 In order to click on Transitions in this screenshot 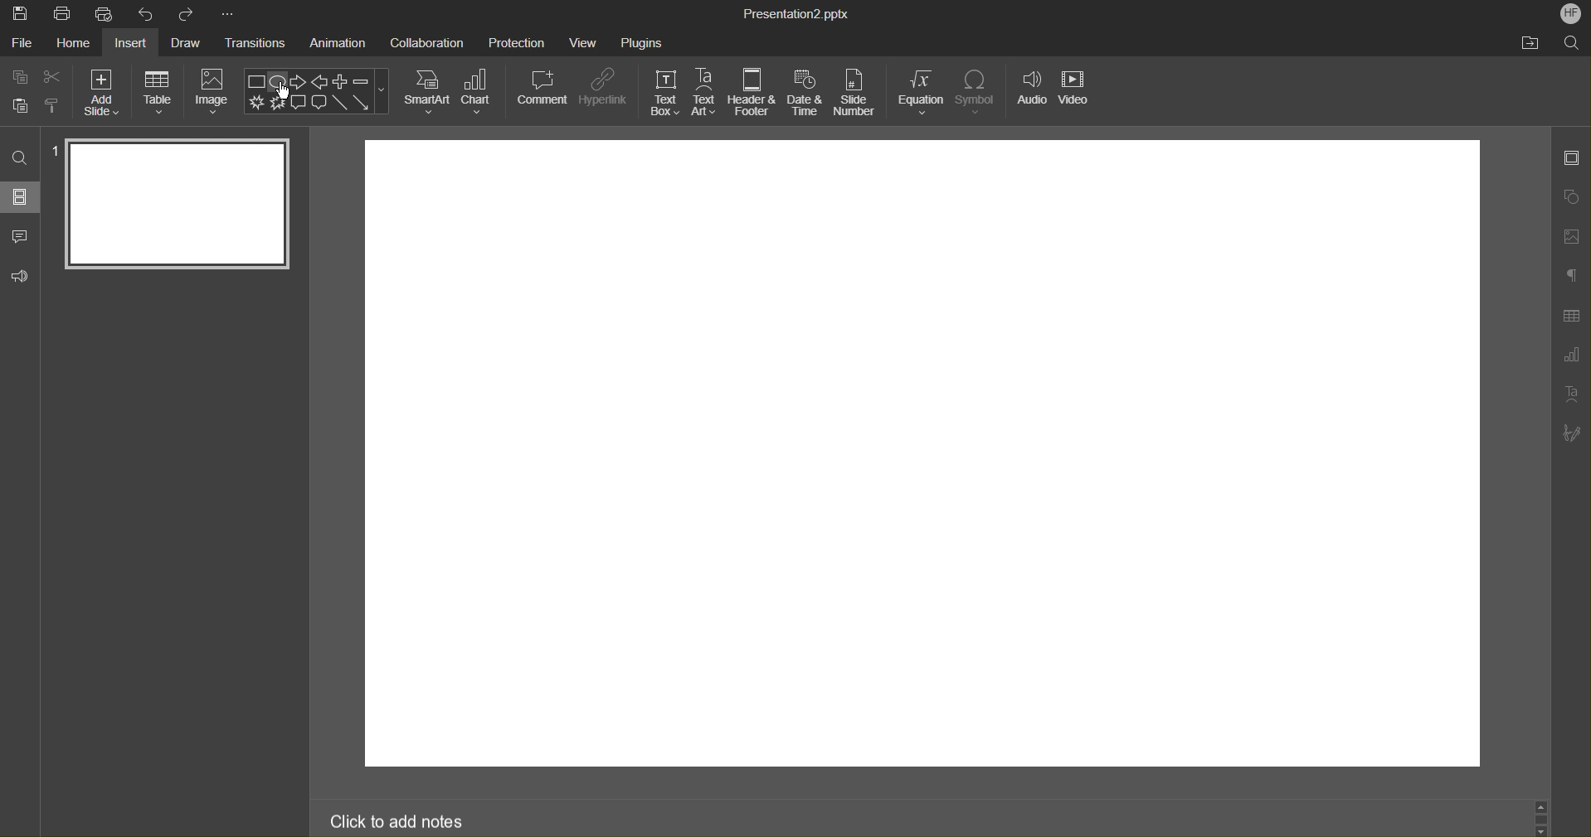, I will do `click(257, 45)`.